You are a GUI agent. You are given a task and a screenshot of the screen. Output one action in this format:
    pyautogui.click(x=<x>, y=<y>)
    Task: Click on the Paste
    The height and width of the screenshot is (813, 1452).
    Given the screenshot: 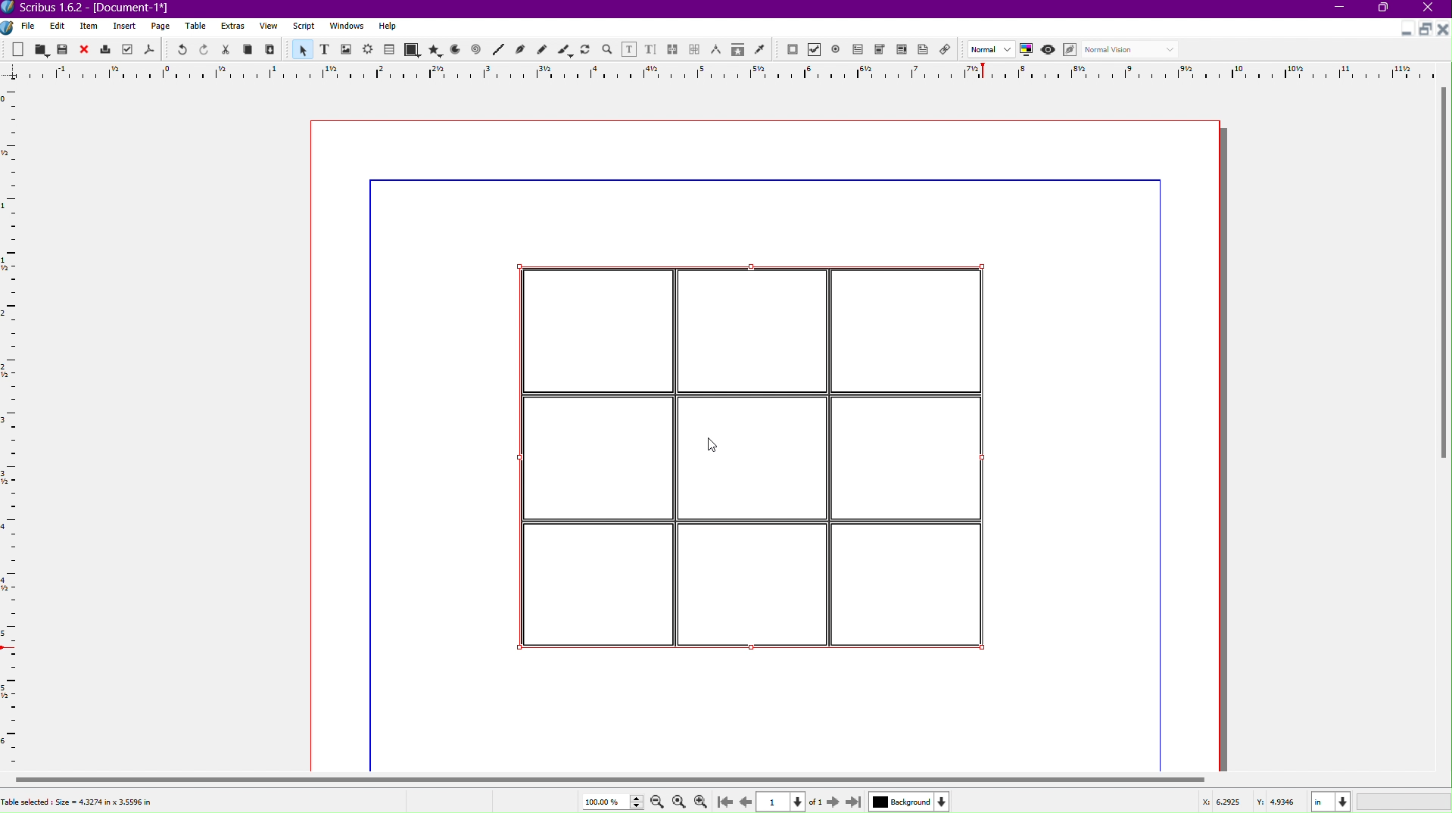 What is the action you would take?
    pyautogui.click(x=271, y=50)
    